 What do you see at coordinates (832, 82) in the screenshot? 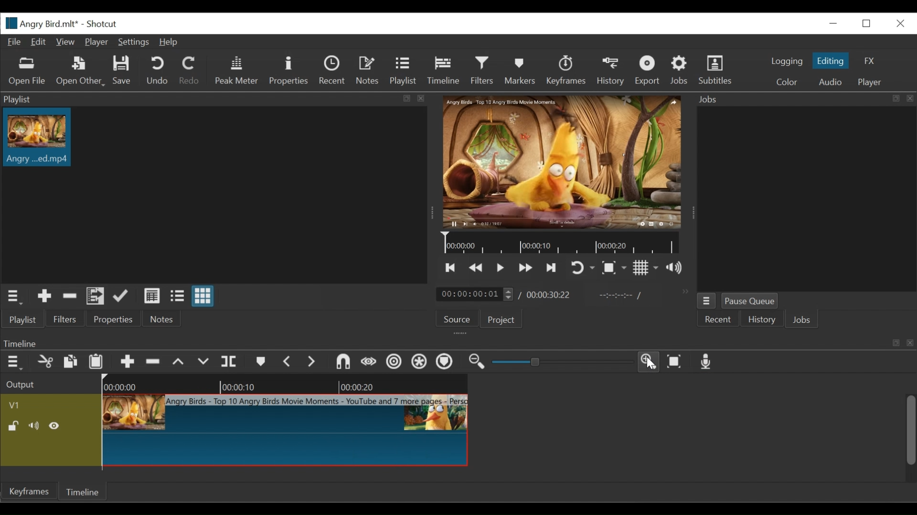
I see `Audio` at bounding box center [832, 82].